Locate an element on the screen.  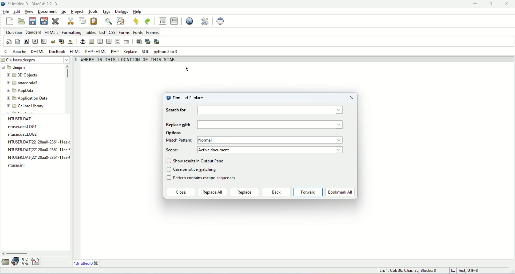
tags is located at coordinates (106, 12).